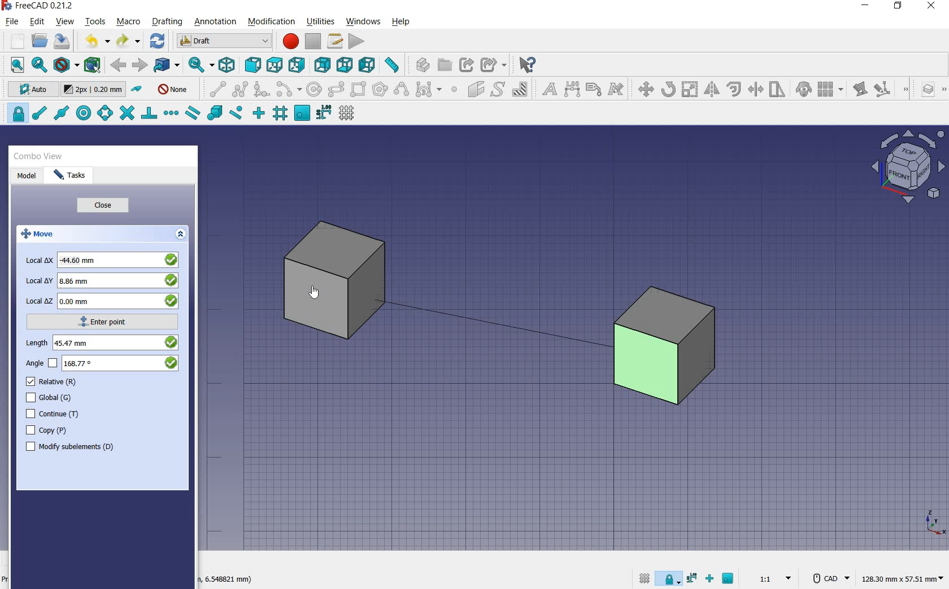 The width and height of the screenshot is (949, 589). What do you see at coordinates (103, 322) in the screenshot?
I see `enter point` at bounding box center [103, 322].